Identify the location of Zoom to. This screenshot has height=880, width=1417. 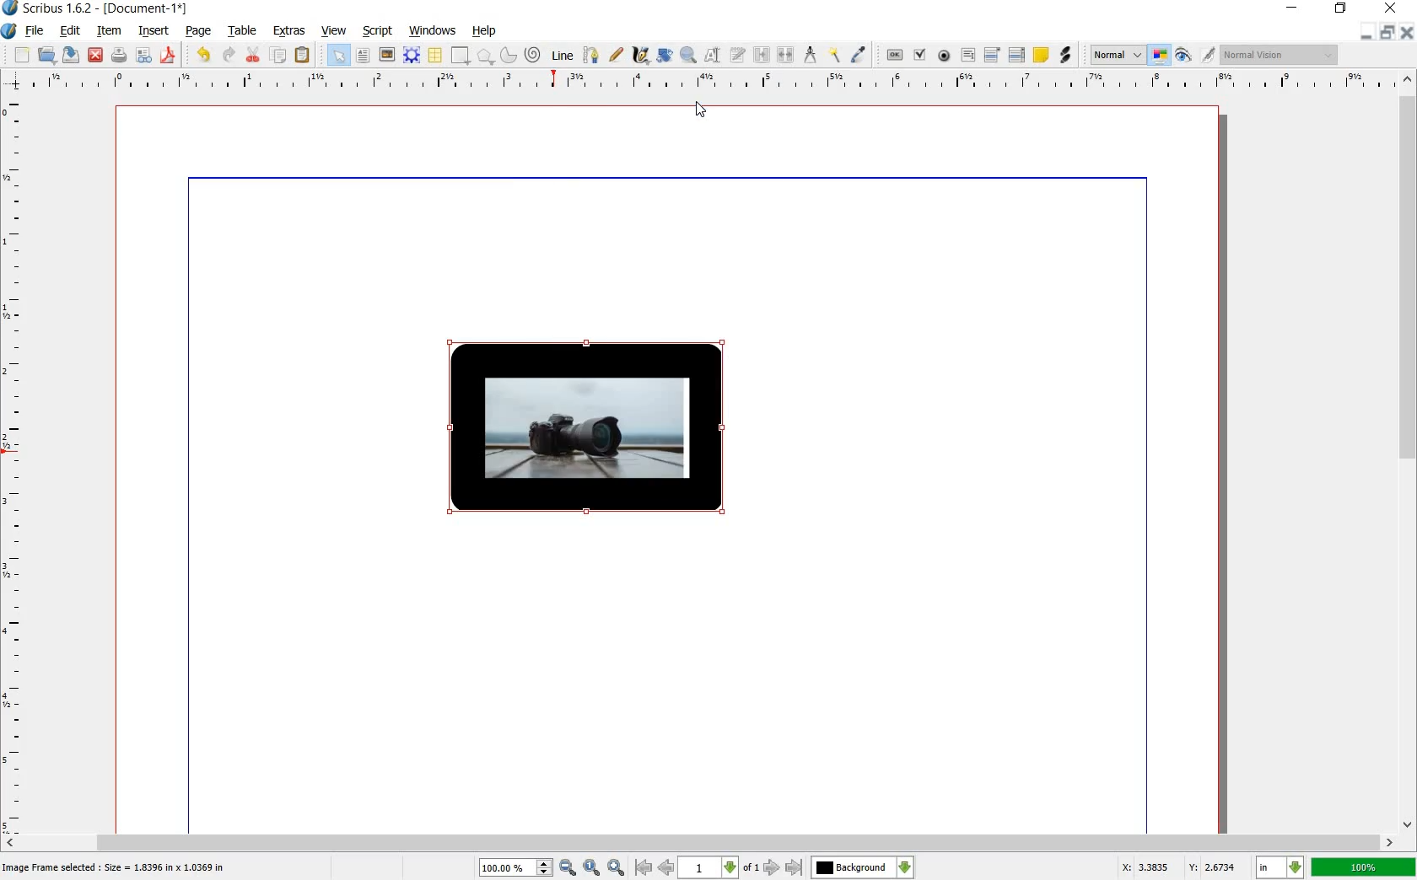
(593, 867).